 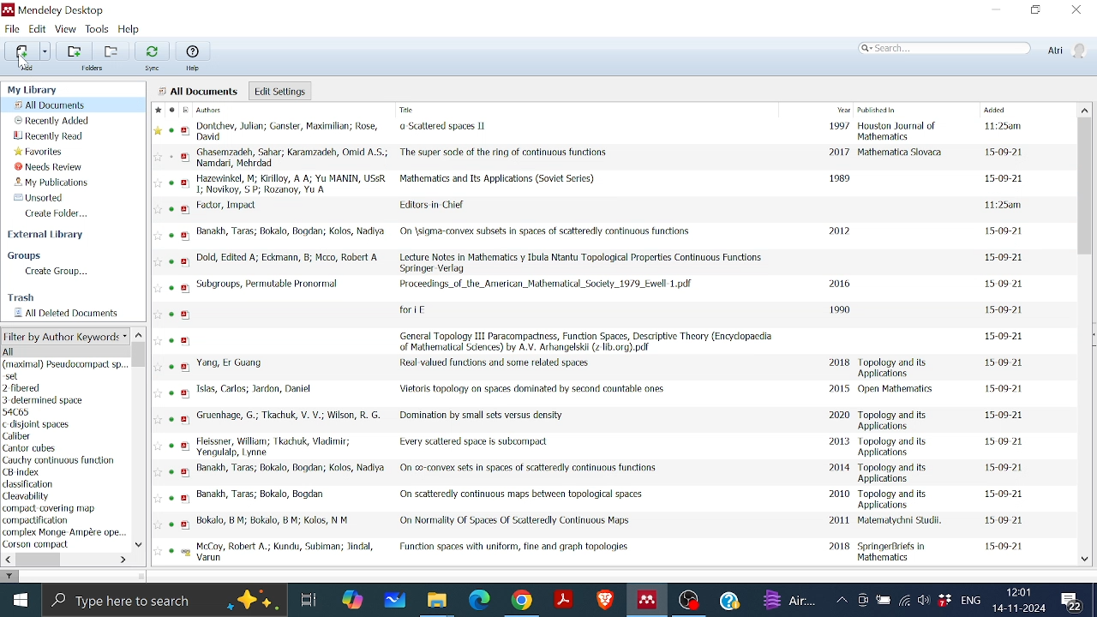 What do you see at coordinates (902, 521) in the screenshot?
I see `Published in` at bounding box center [902, 521].